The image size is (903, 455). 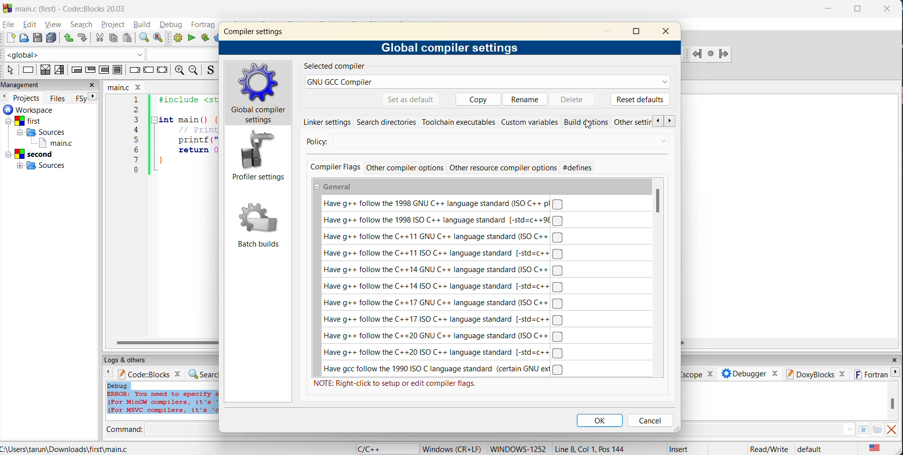 I want to click on edit, so click(x=30, y=25).